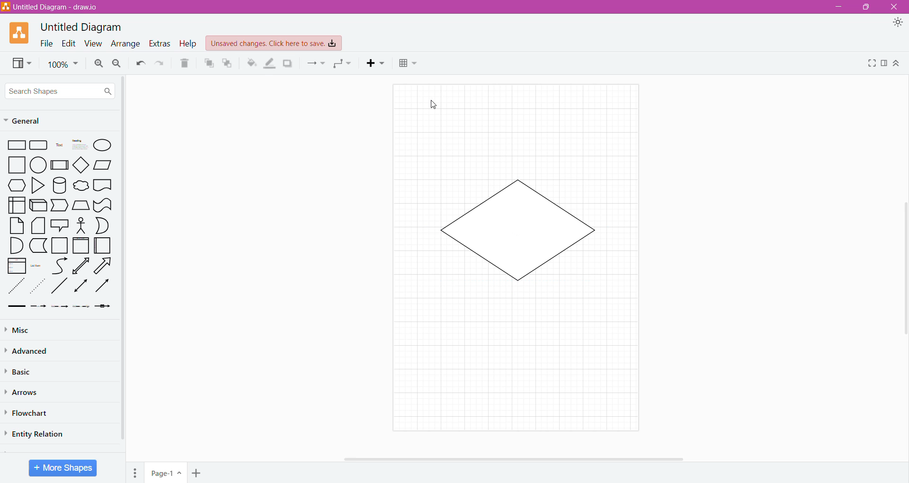 The width and height of the screenshot is (909, 483). What do you see at coordinates (17, 288) in the screenshot?
I see `Dashed Line` at bounding box center [17, 288].